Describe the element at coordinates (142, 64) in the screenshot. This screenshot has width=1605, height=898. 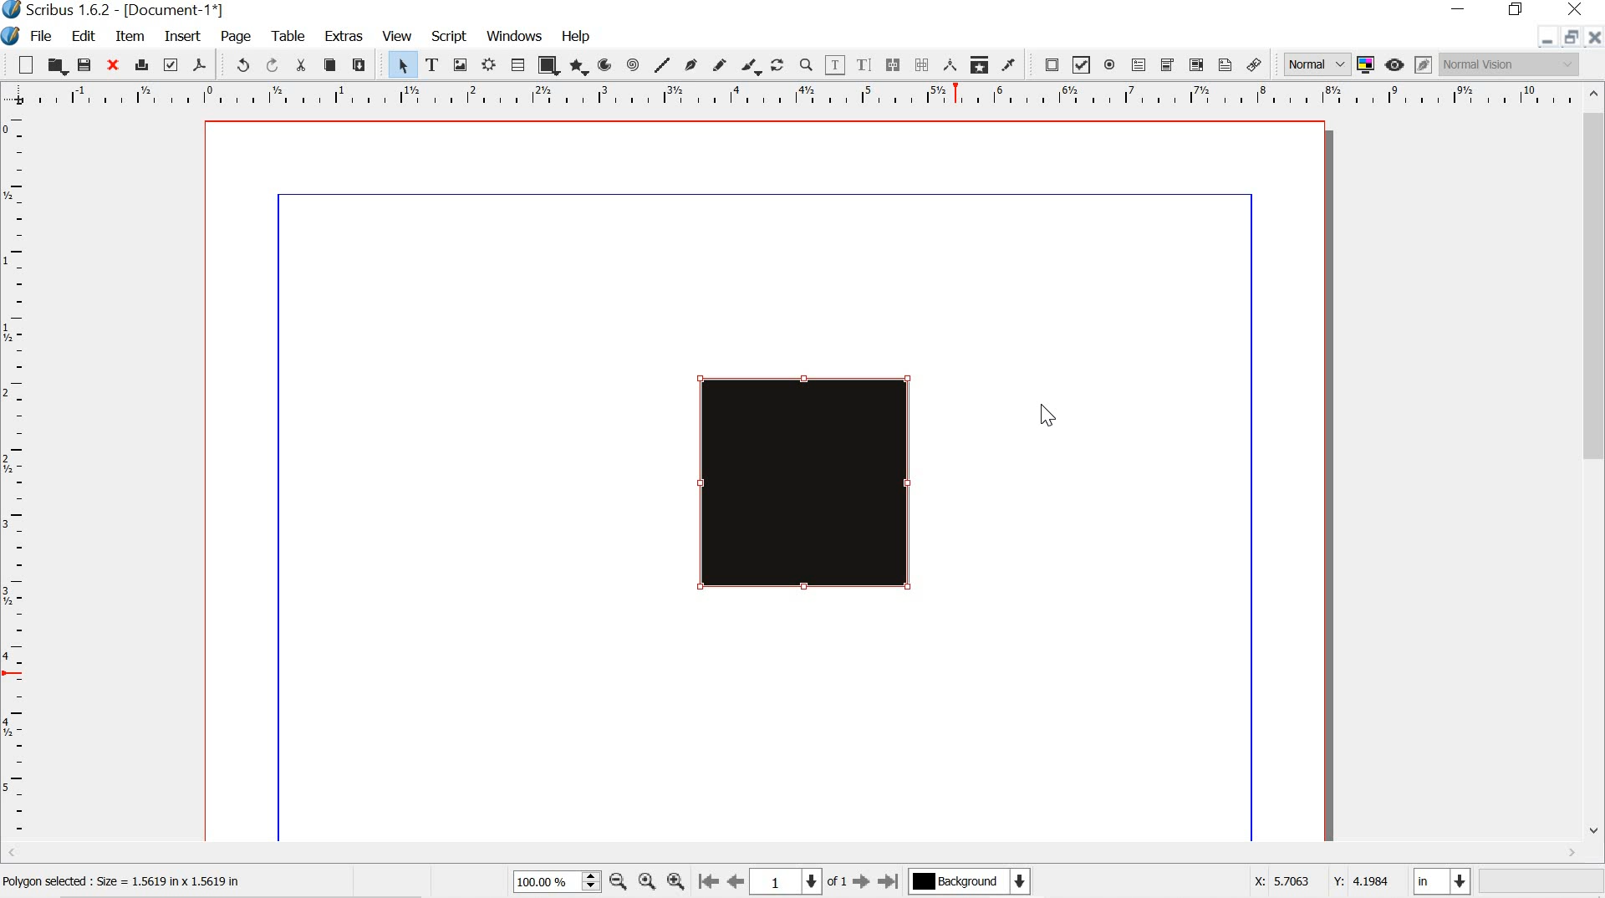
I see `print` at that location.